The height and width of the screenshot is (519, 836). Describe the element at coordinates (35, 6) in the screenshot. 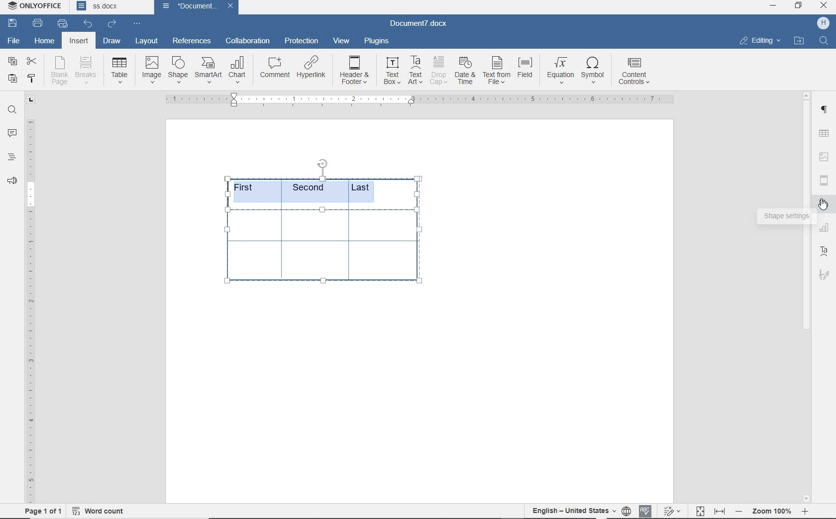

I see `system name` at that location.